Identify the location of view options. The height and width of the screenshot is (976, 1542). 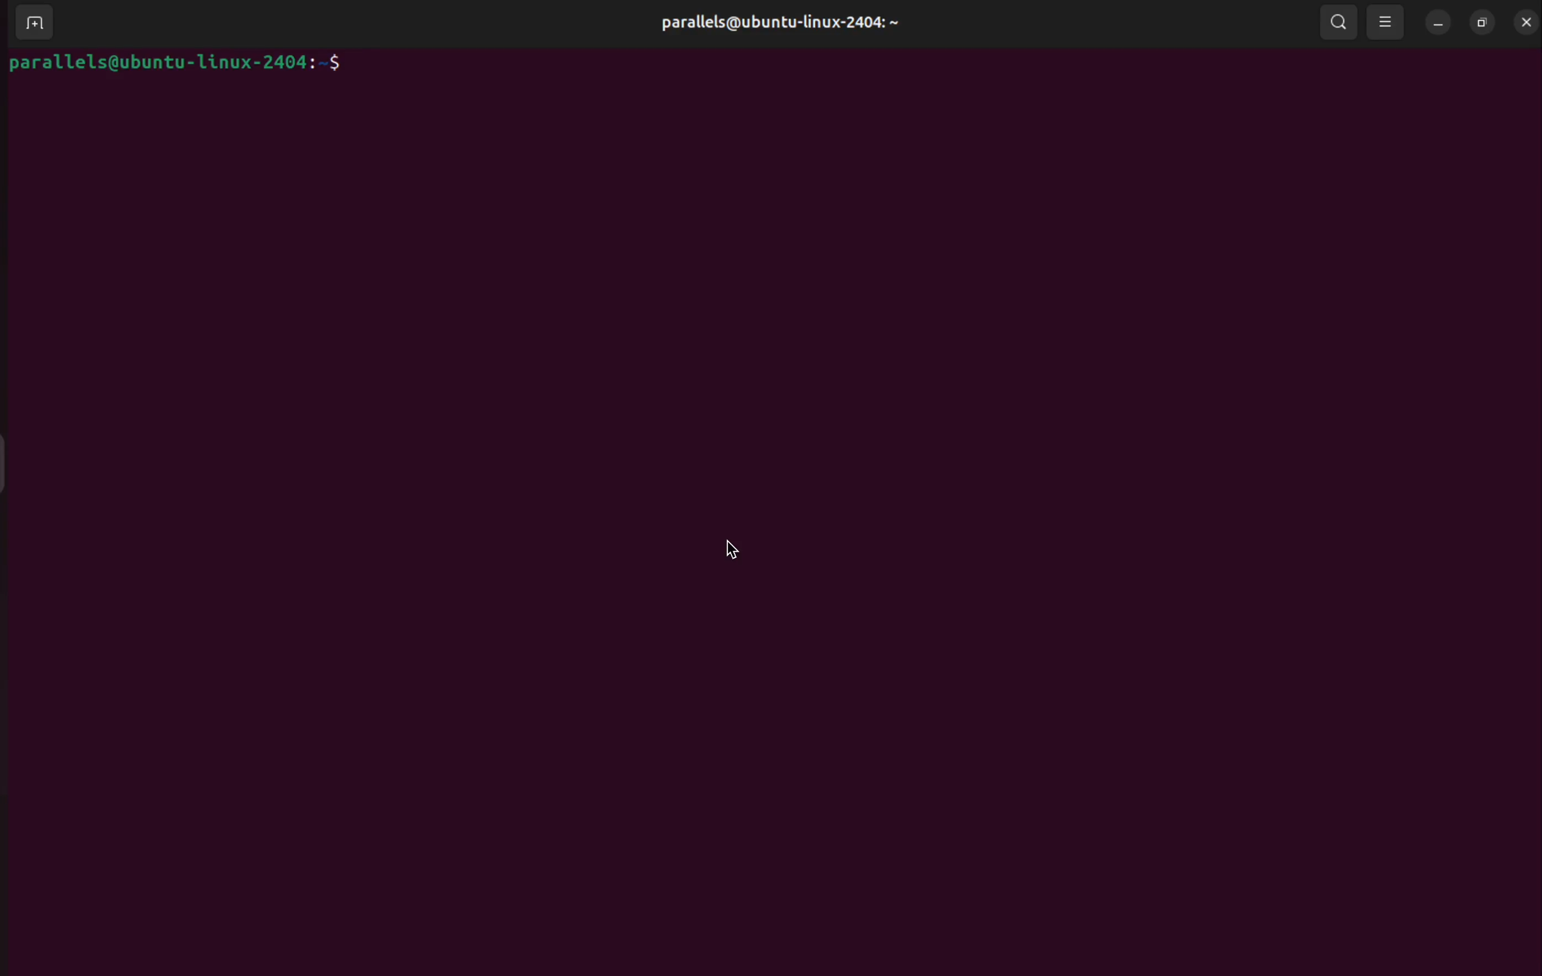
(1388, 23).